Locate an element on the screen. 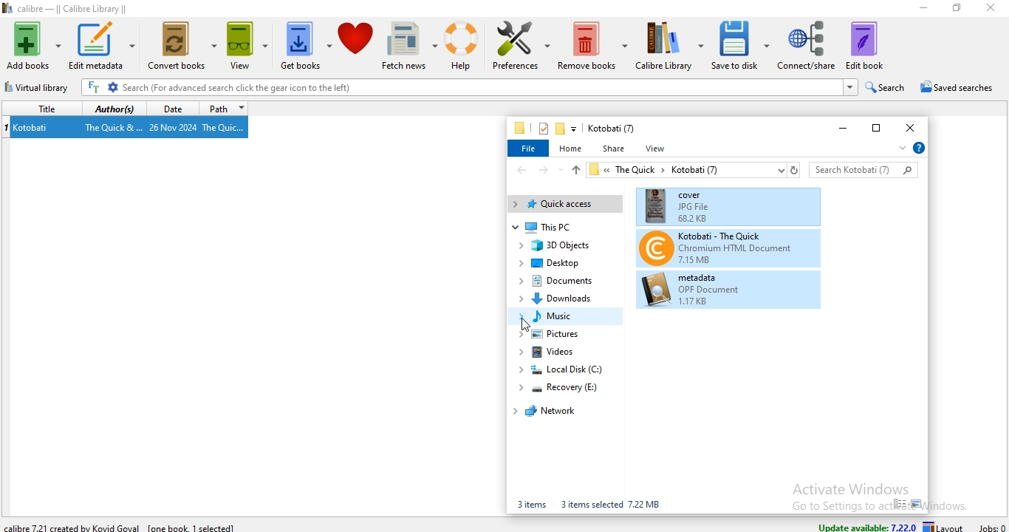  small icon view is located at coordinates (899, 504).